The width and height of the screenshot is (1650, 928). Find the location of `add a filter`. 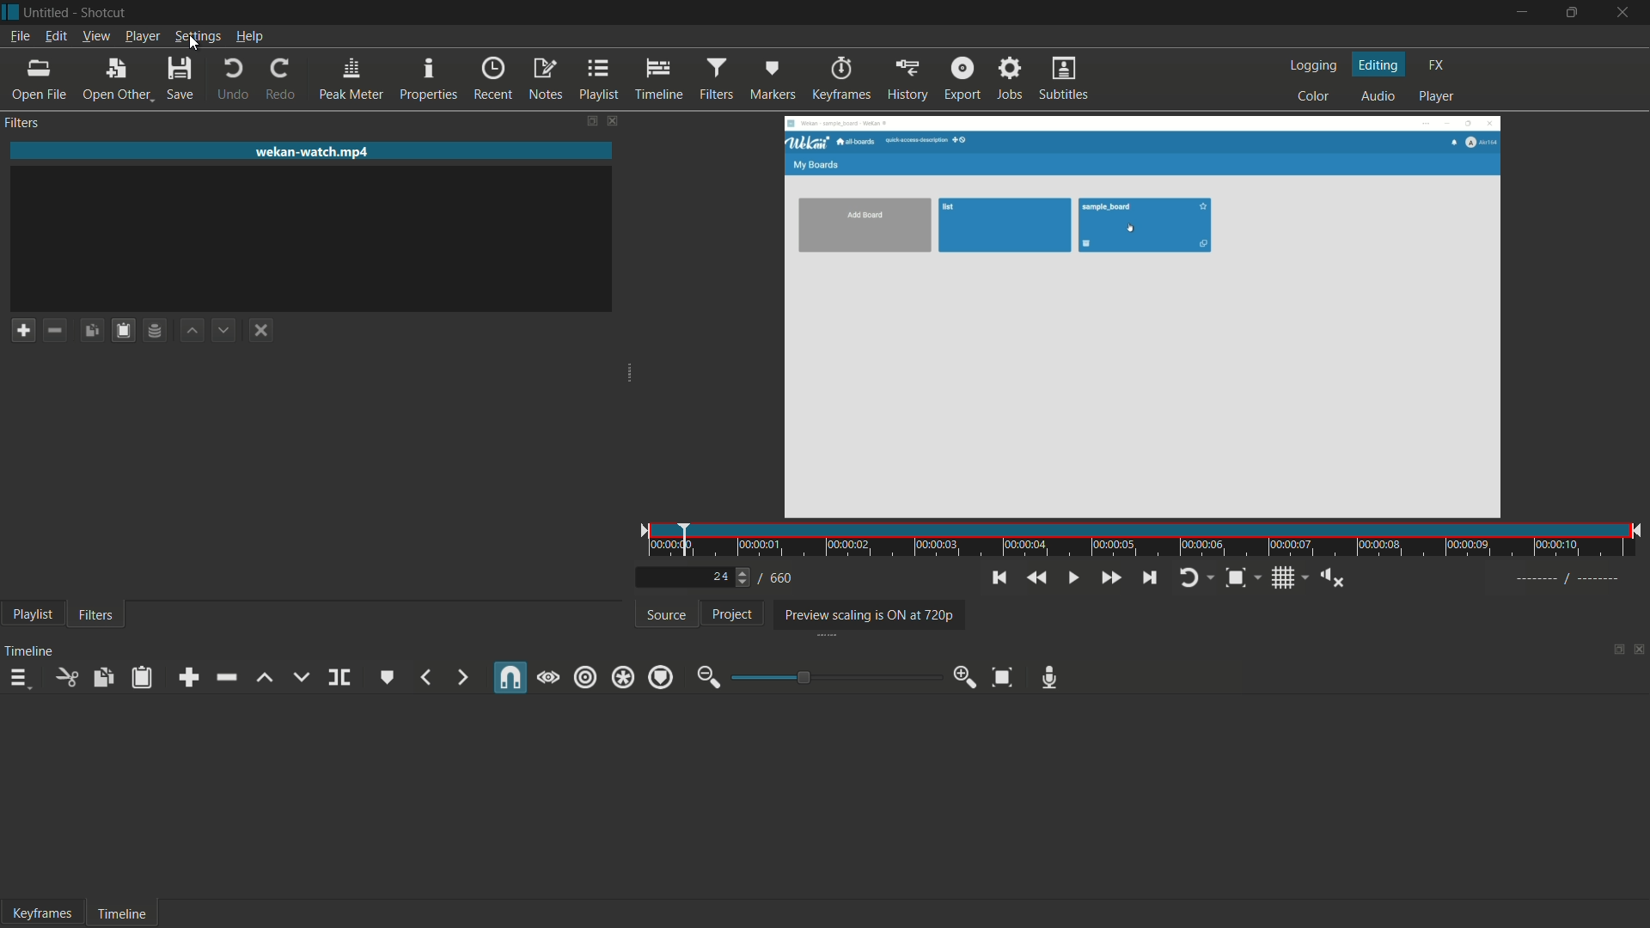

add a filter is located at coordinates (19, 331).